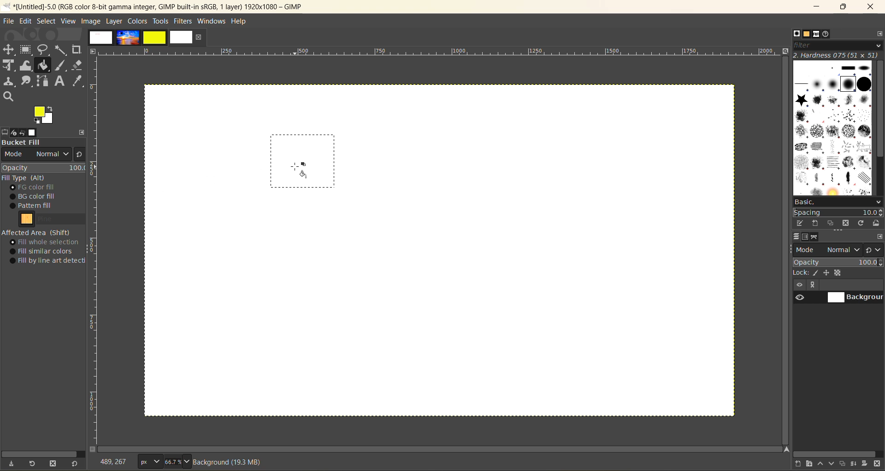 This screenshot has height=471, width=885. I want to click on brushes, so click(796, 34).